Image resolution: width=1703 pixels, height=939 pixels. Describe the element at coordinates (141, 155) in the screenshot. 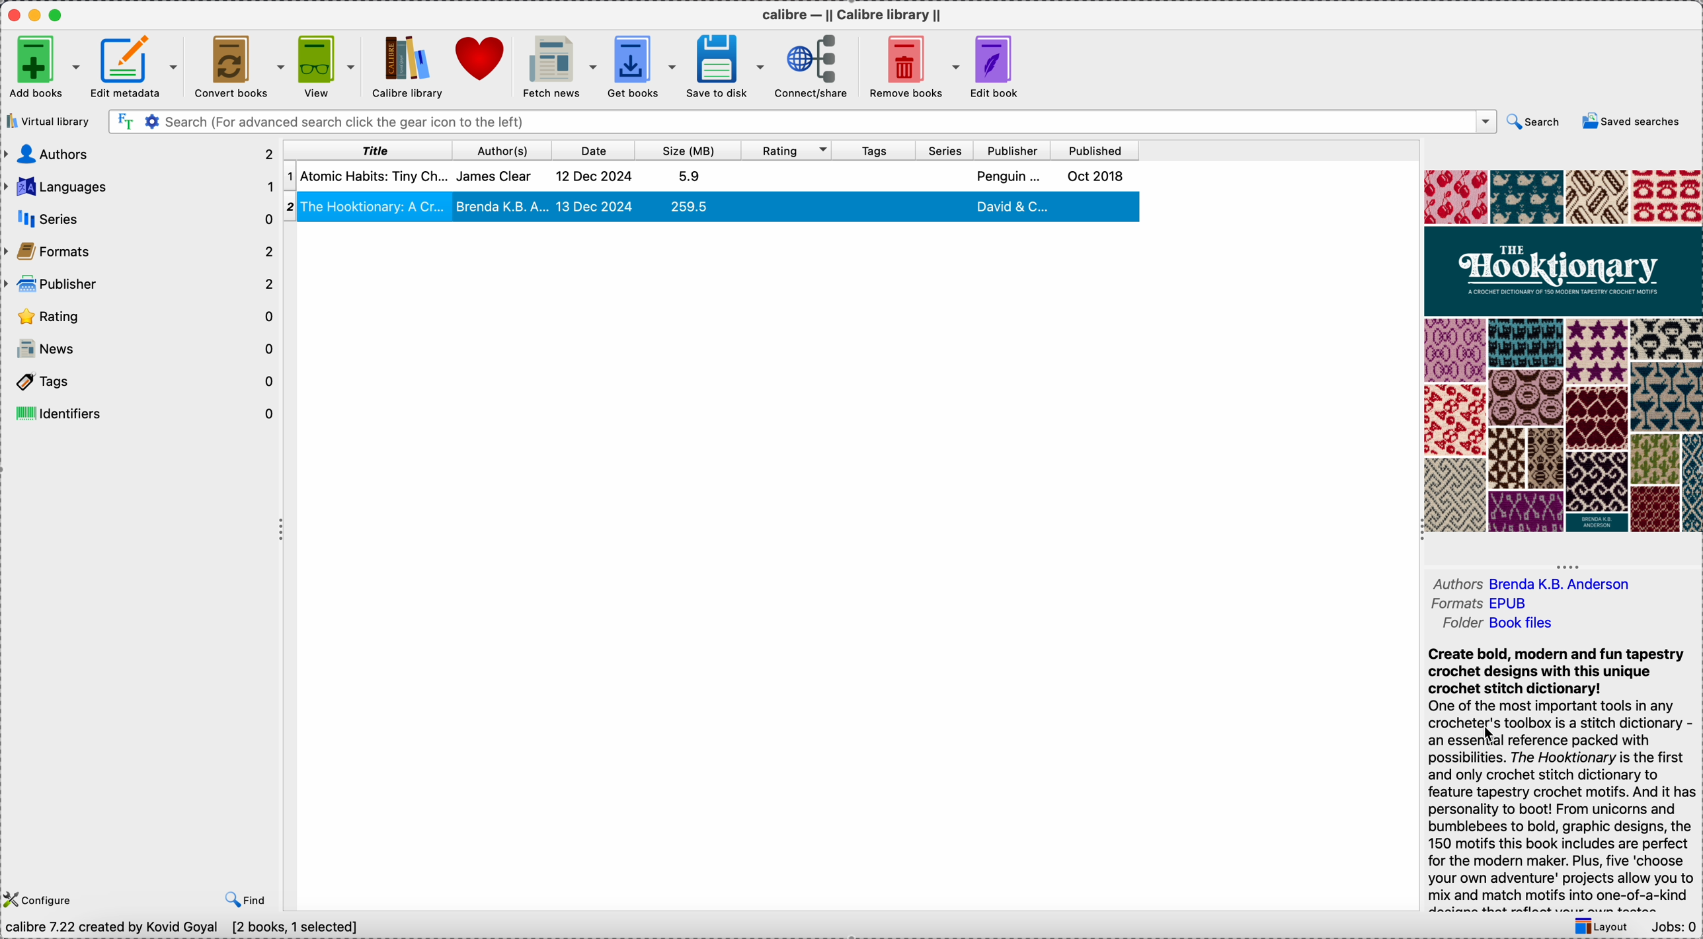

I see `authors` at that location.